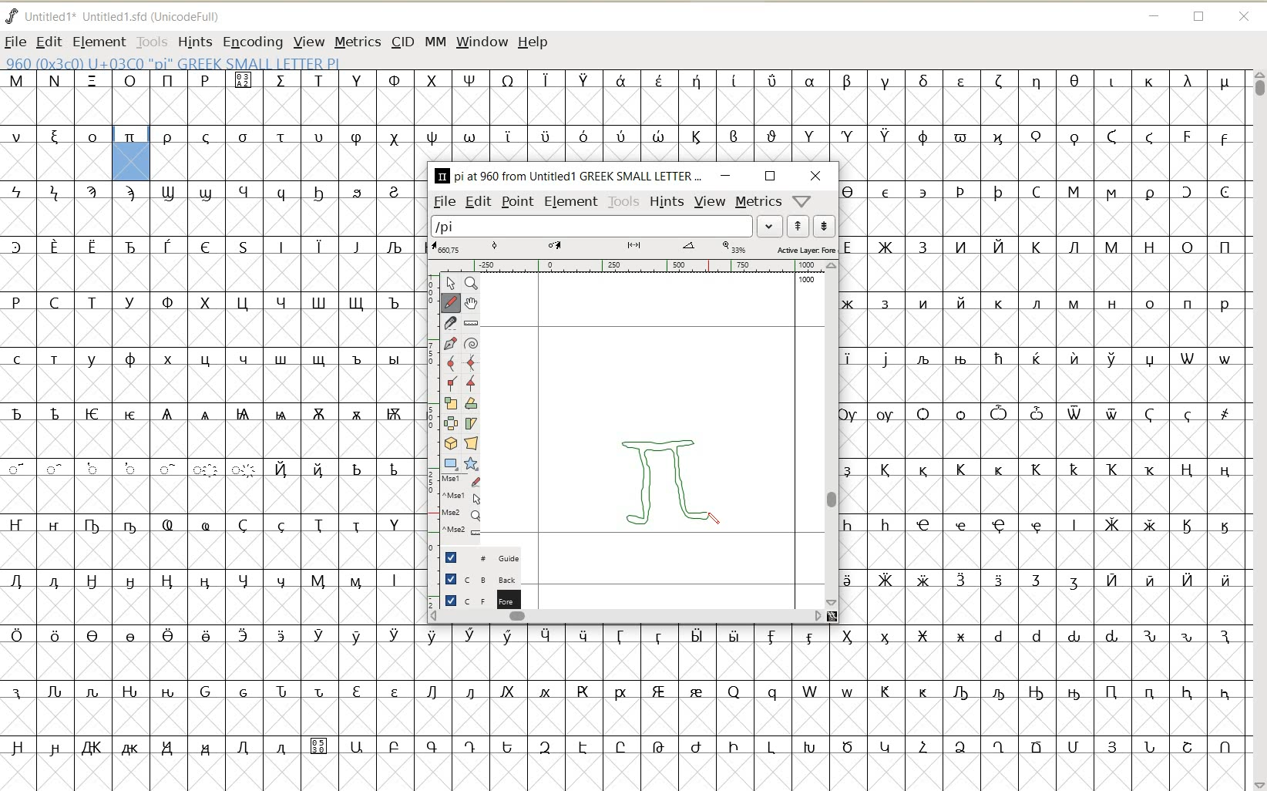 The height and width of the screenshot is (791, 1267). I want to click on BACKGROUND, so click(474, 600).